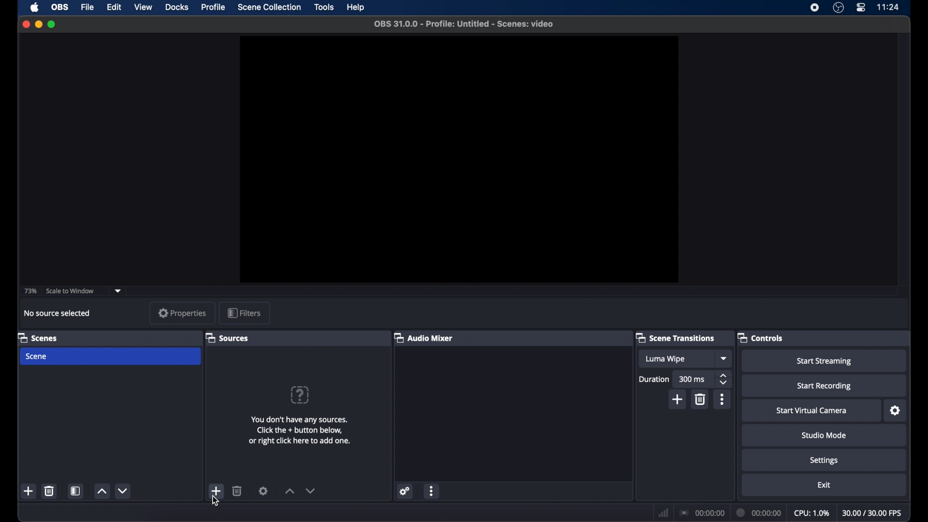  I want to click on network, so click(663, 513).